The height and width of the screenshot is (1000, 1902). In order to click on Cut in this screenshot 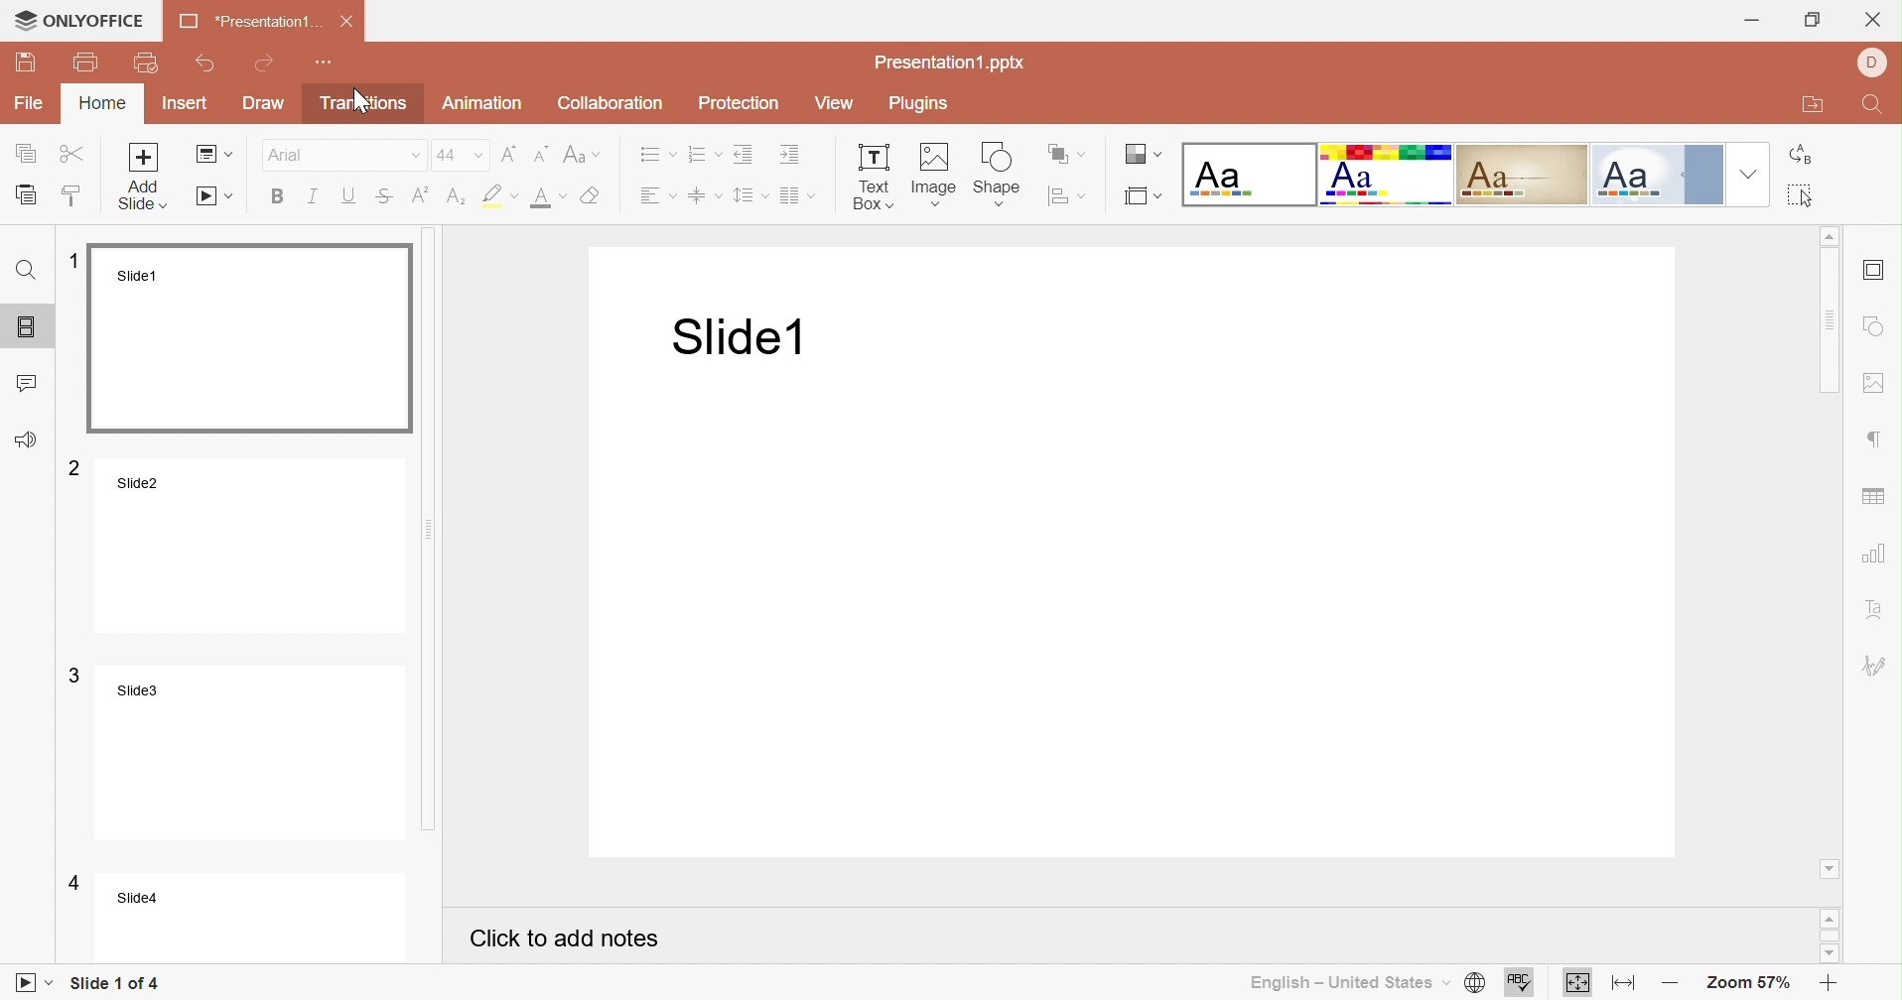, I will do `click(78, 156)`.